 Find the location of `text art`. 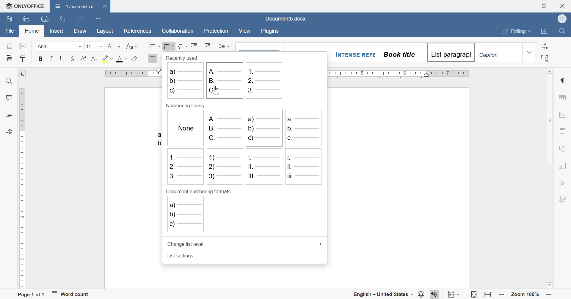

text art is located at coordinates (563, 182).